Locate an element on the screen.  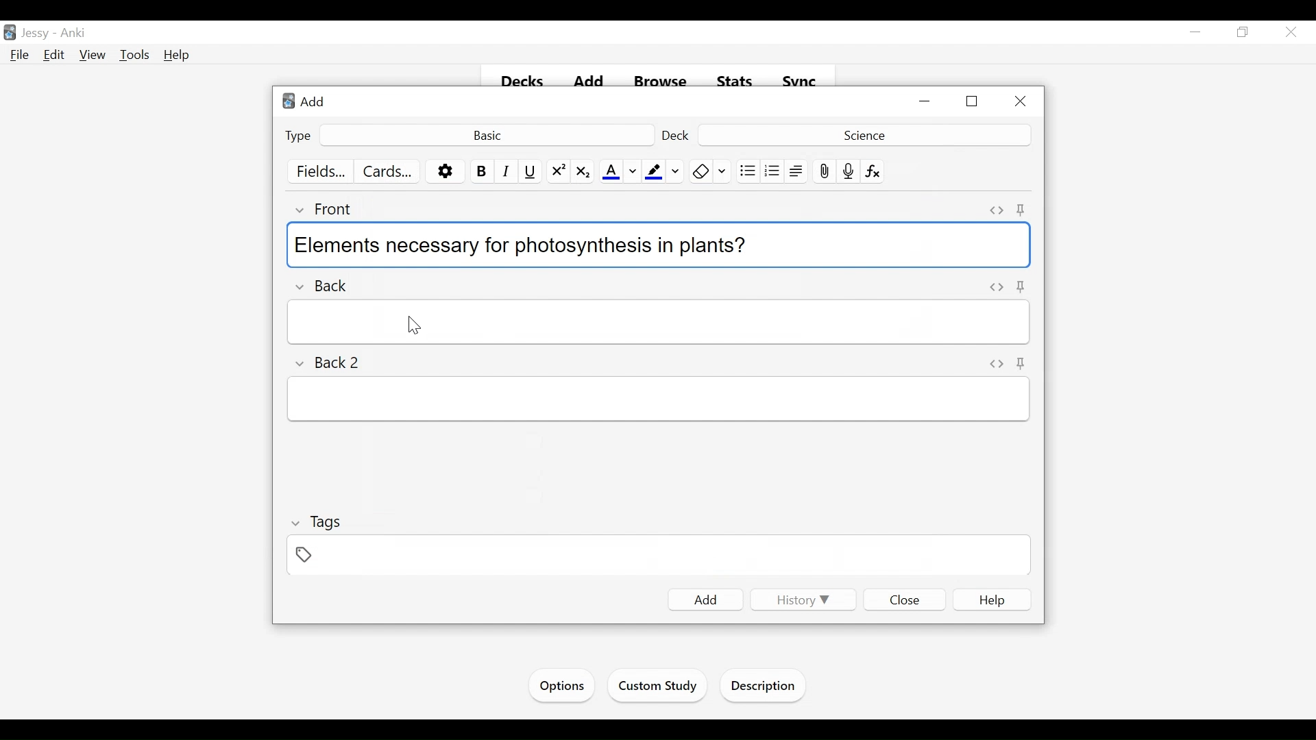
Underline is located at coordinates (531, 171).